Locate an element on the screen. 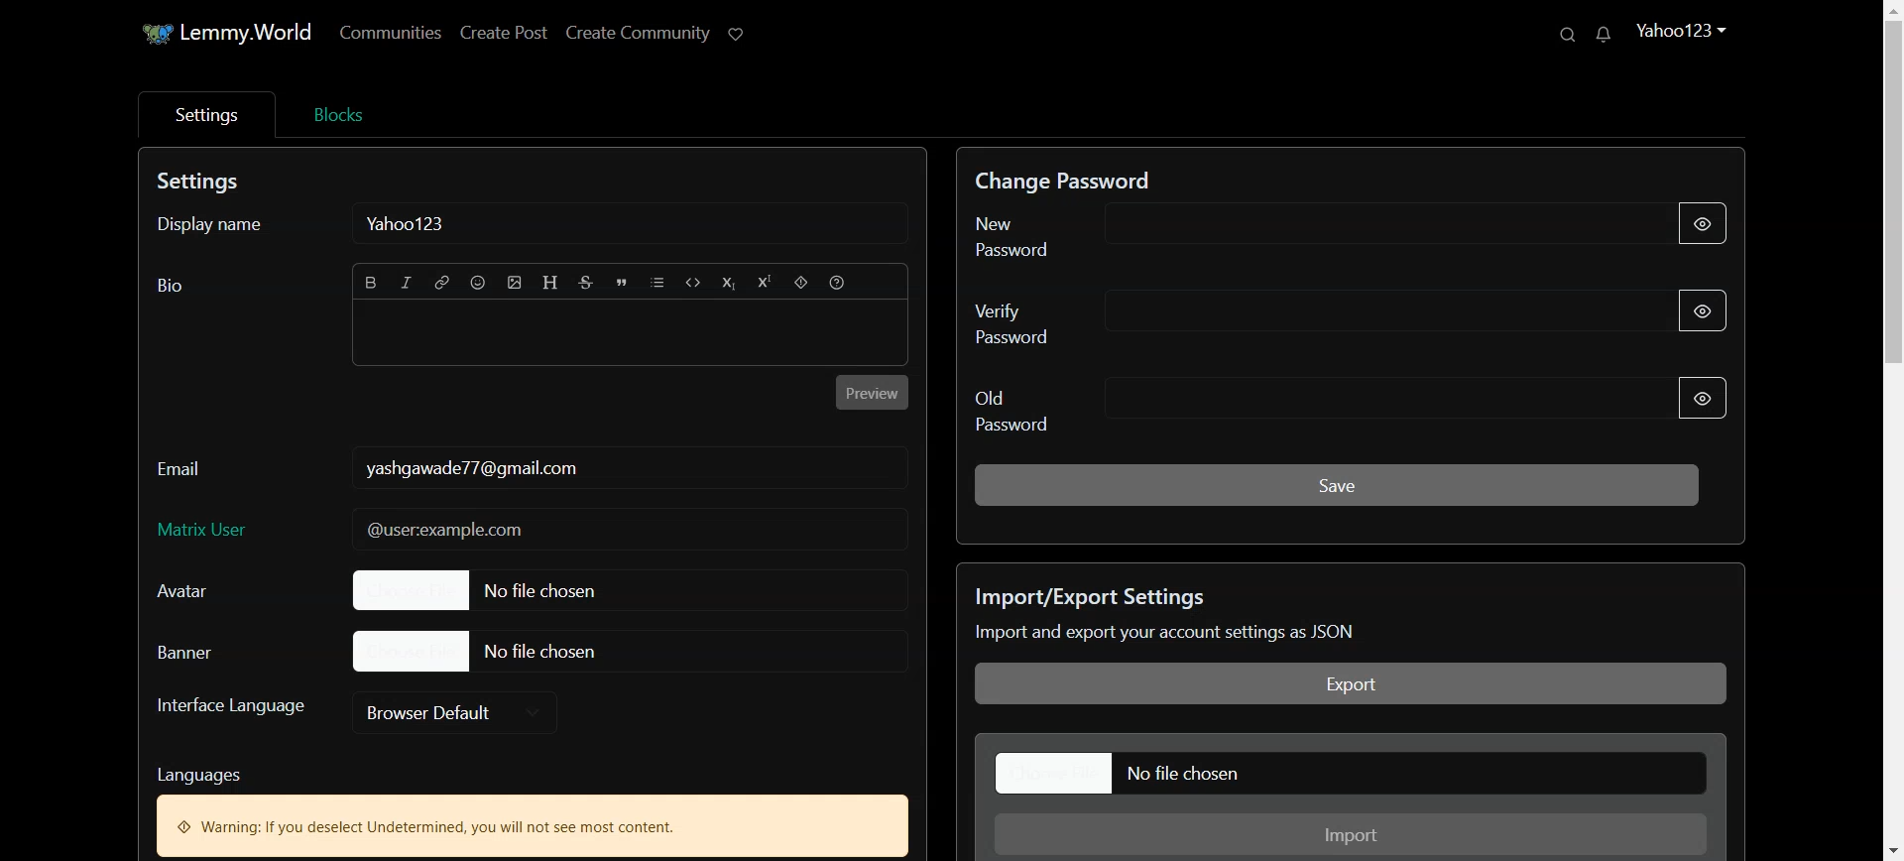  Baner is located at coordinates (208, 651).